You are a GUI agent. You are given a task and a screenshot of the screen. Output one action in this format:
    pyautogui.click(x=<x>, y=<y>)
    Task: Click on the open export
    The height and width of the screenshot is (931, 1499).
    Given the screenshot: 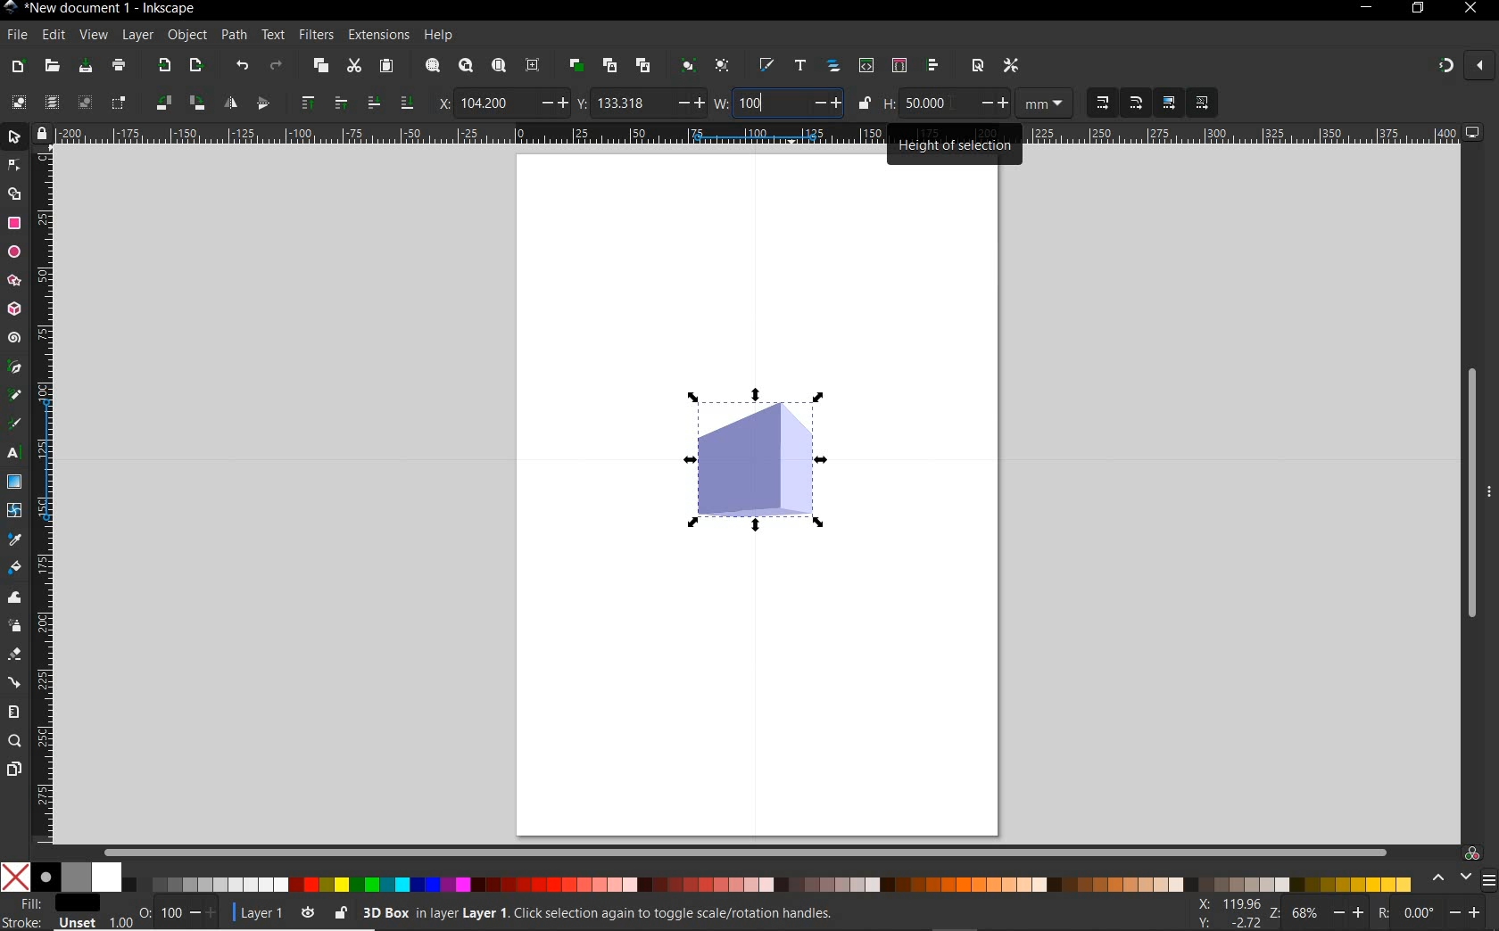 What is the action you would take?
    pyautogui.click(x=195, y=64)
    